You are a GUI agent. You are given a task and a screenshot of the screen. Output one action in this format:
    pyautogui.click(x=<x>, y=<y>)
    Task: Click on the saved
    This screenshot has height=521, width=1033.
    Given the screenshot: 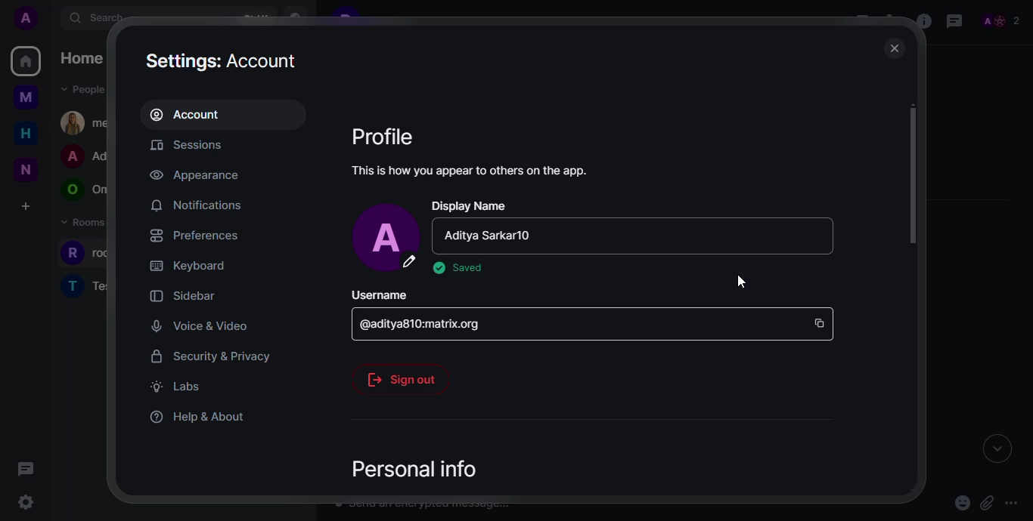 What is the action you would take?
    pyautogui.click(x=458, y=268)
    